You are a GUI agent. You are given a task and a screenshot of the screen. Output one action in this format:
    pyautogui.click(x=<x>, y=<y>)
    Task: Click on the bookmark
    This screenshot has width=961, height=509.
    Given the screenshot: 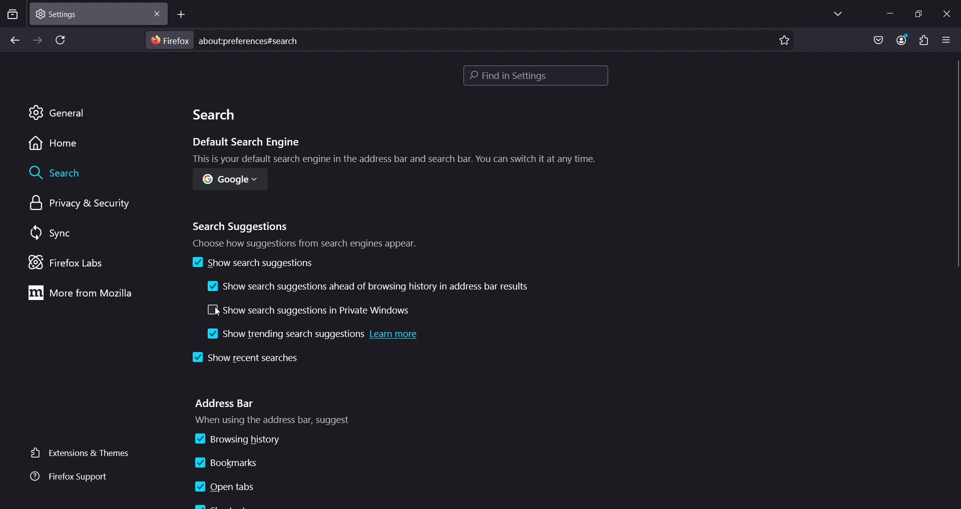 What is the action you would take?
    pyautogui.click(x=784, y=41)
    